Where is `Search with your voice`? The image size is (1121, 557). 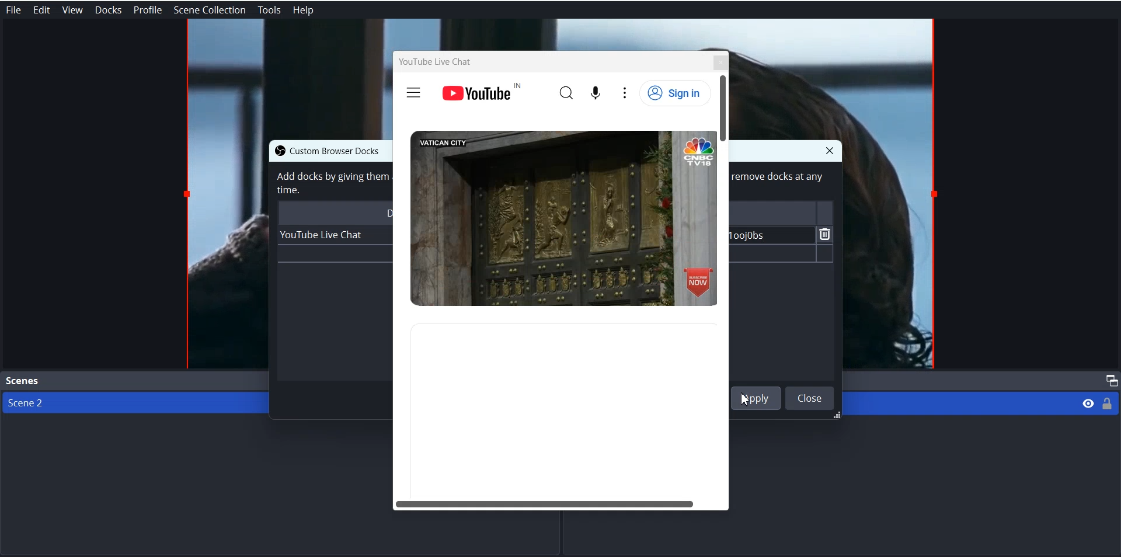
Search with your voice is located at coordinates (597, 91).